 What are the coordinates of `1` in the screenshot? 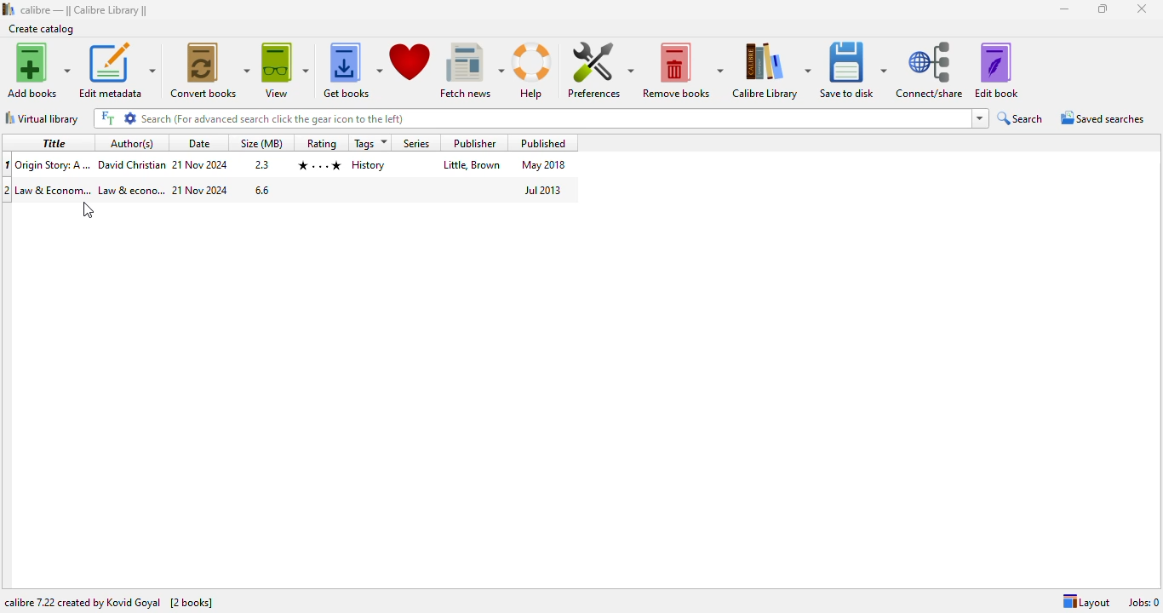 It's located at (8, 163).